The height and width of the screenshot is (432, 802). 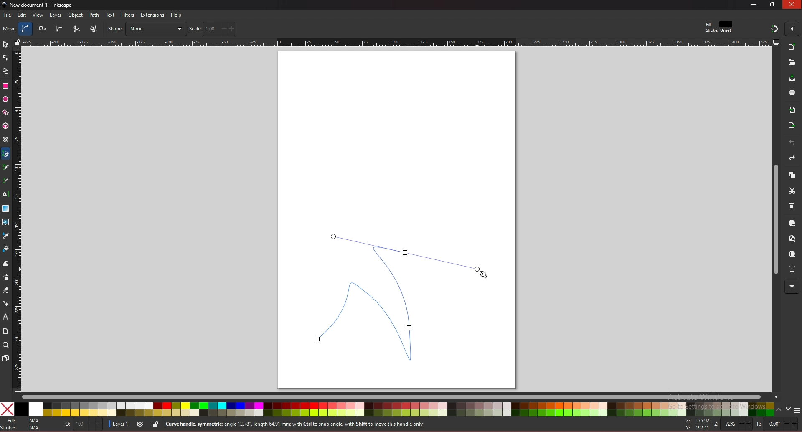 What do you see at coordinates (394, 298) in the screenshot?
I see `bezier curve` at bounding box center [394, 298].